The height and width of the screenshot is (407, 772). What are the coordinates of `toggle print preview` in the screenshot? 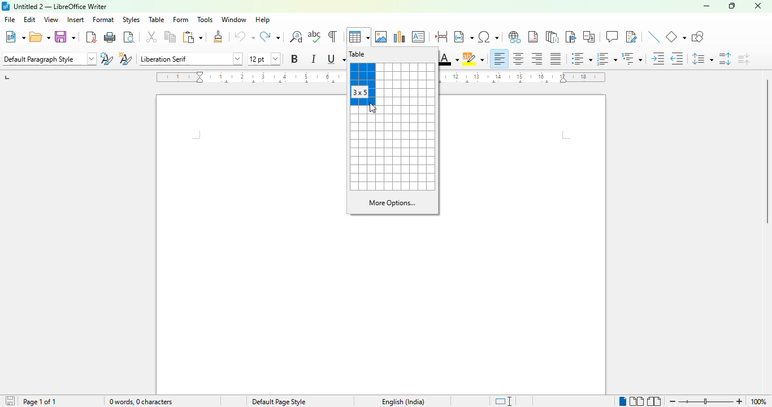 It's located at (130, 37).